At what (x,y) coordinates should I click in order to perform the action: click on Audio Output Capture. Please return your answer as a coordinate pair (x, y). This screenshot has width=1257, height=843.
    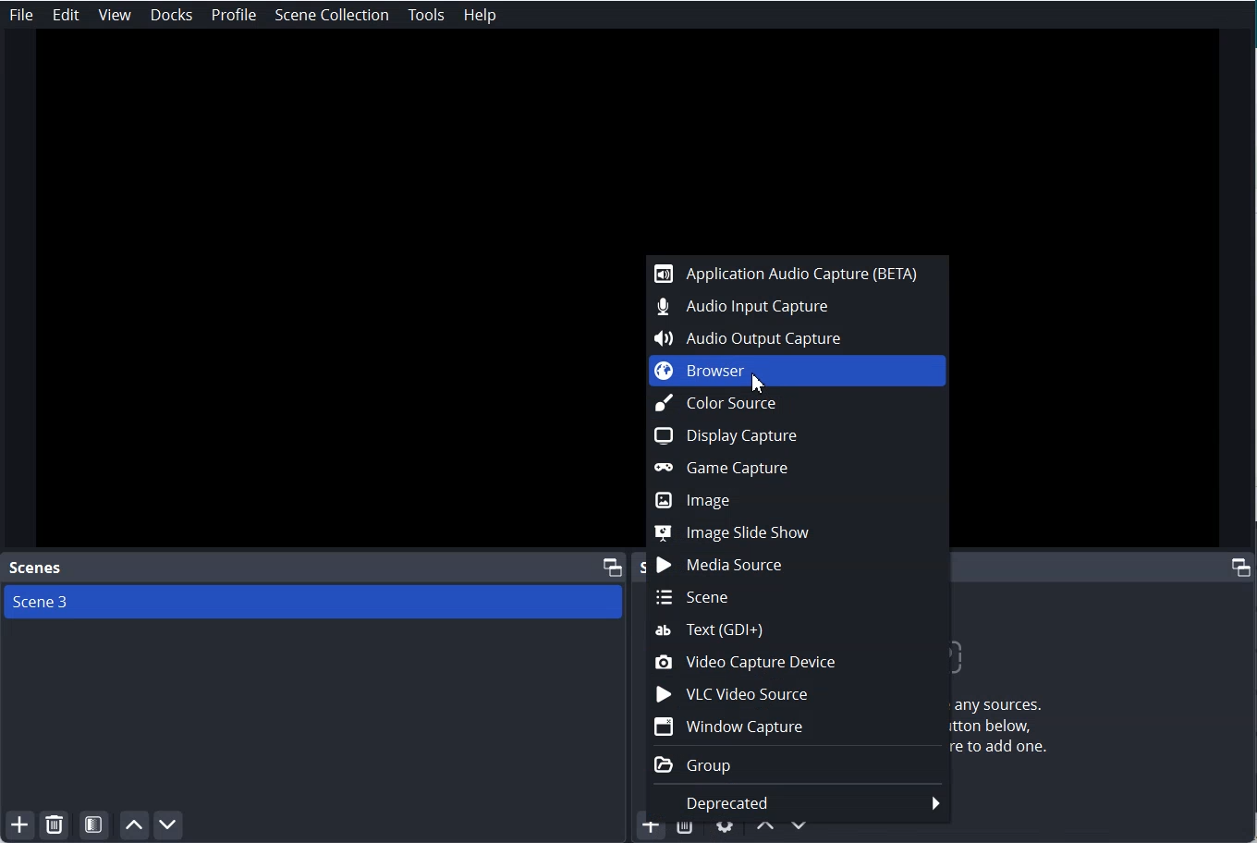
    Looking at the image, I should click on (799, 338).